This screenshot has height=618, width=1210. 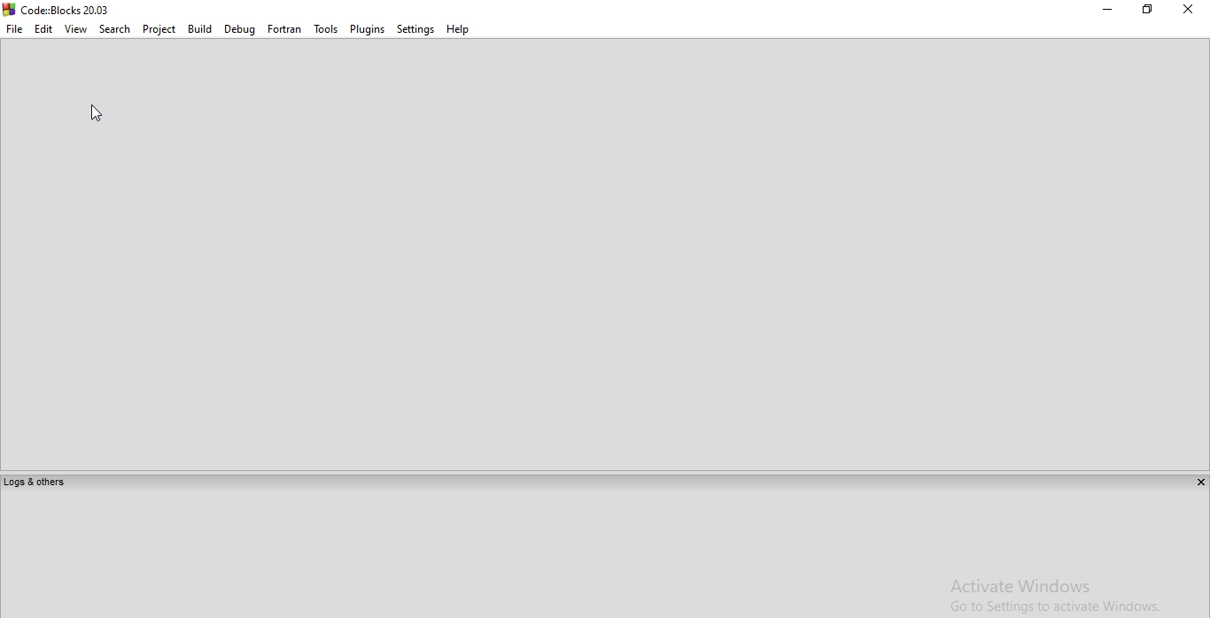 What do you see at coordinates (159, 28) in the screenshot?
I see `Project ` at bounding box center [159, 28].